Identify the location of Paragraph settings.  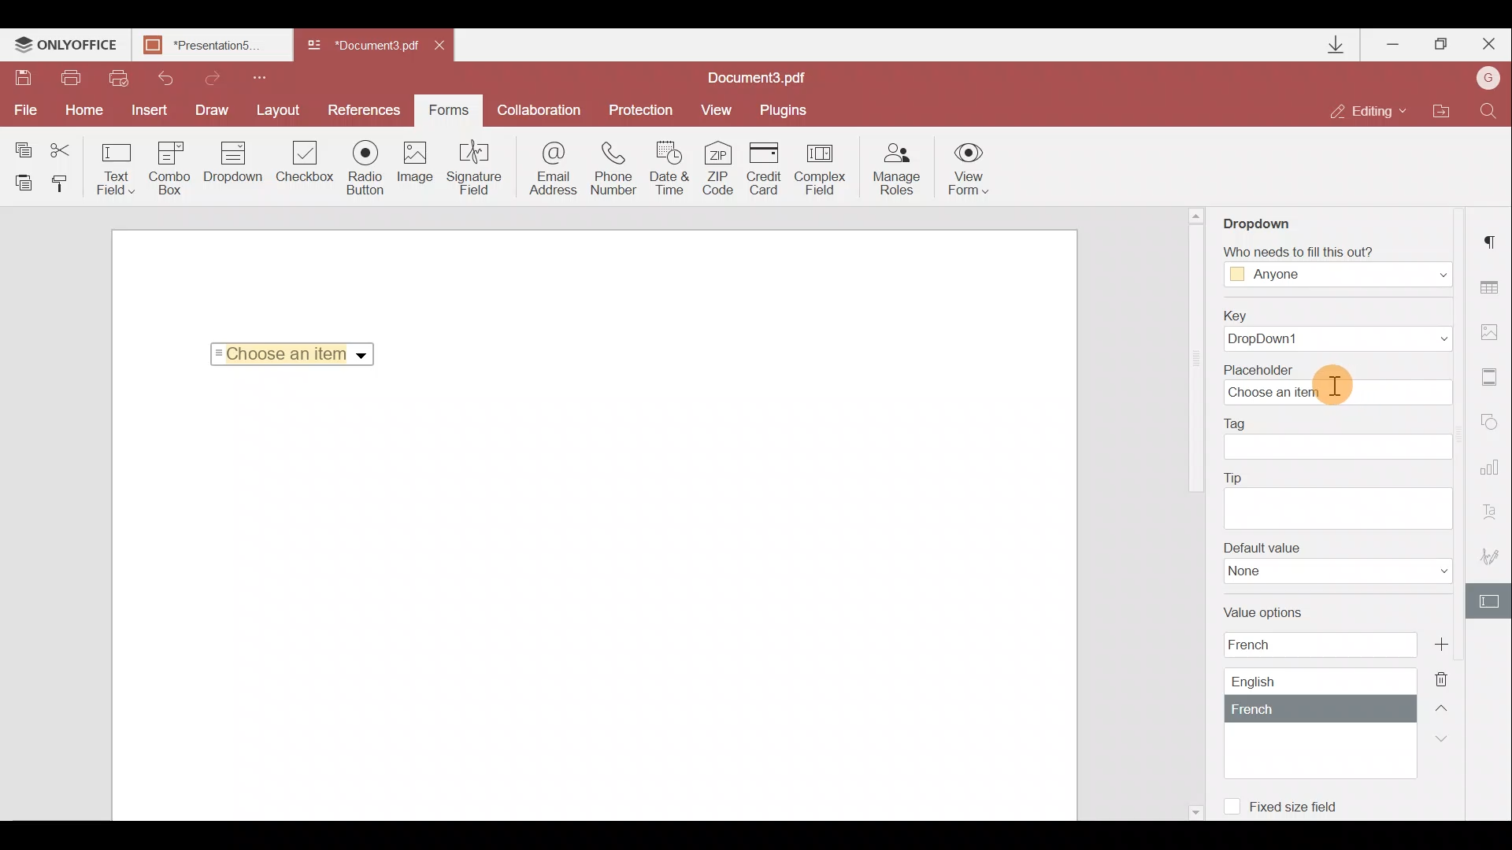
(1493, 237).